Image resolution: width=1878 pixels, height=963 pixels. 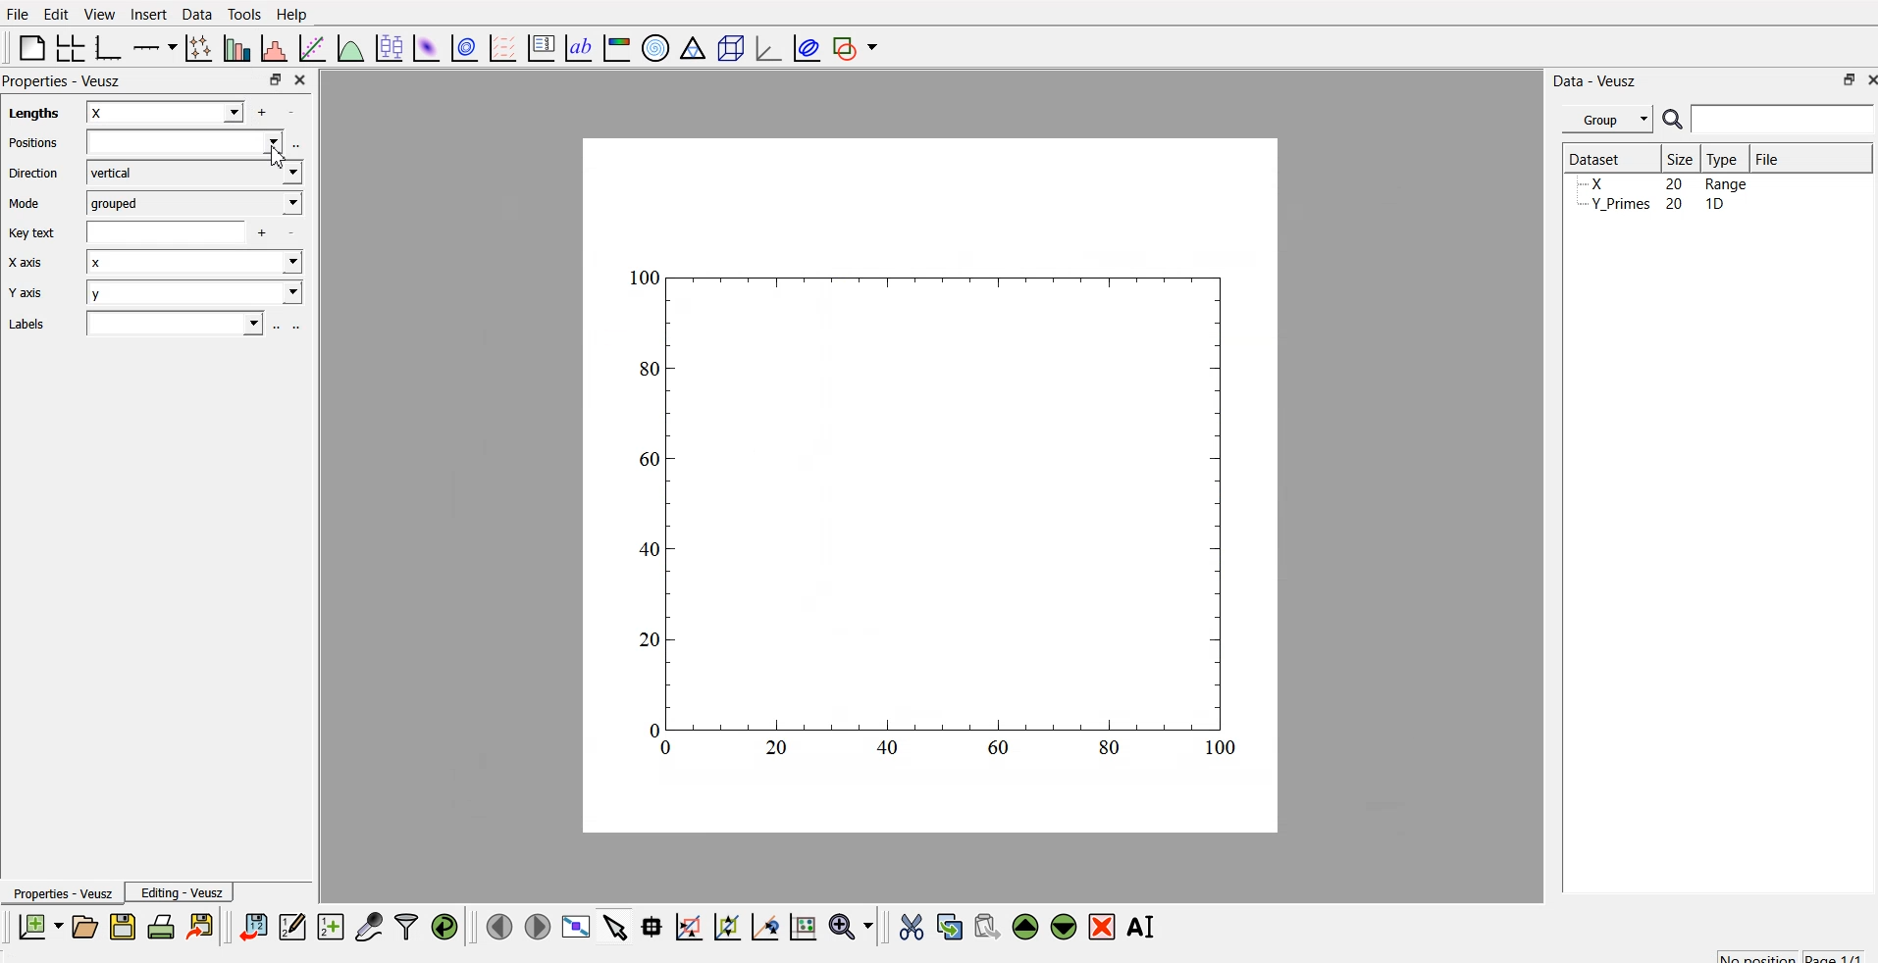 What do you see at coordinates (861, 45) in the screenshot?
I see `add shape to plot` at bounding box center [861, 45].